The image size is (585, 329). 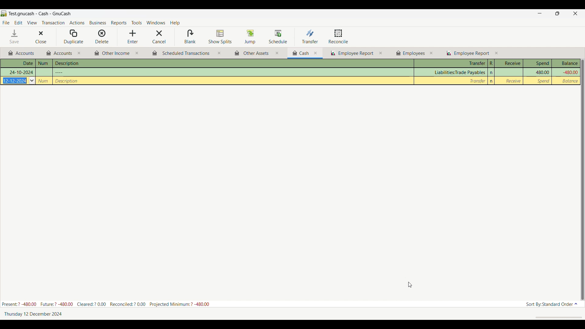 What do you see at coordinates (234, 63) in the screenshot?
I see `Description column` at bounding box center [234, 63].